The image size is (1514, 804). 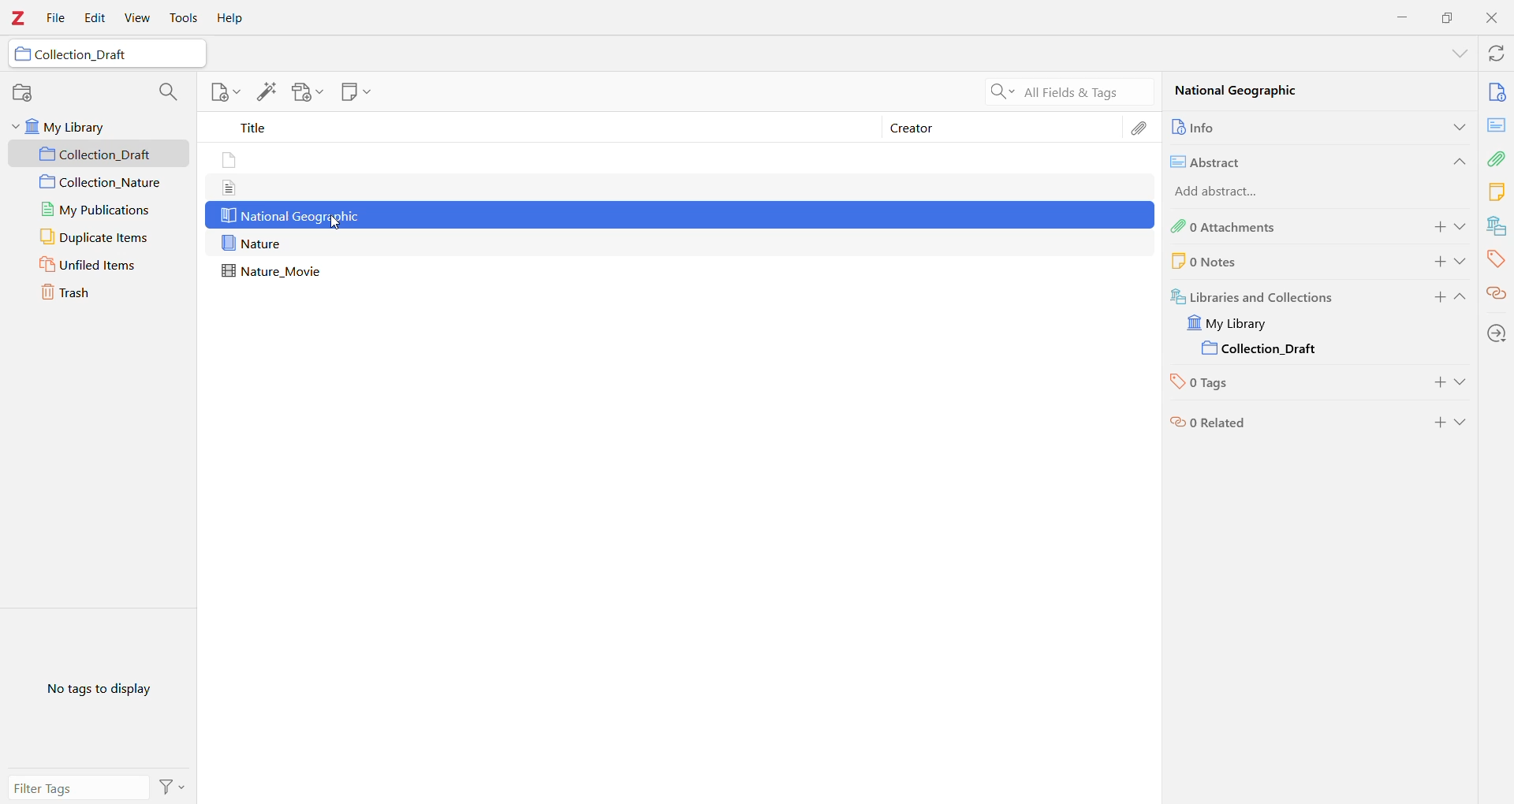 What do you see at coordinates (99, 126) in the screenshot?
I see `My Library` at bounding box center [99, 126].